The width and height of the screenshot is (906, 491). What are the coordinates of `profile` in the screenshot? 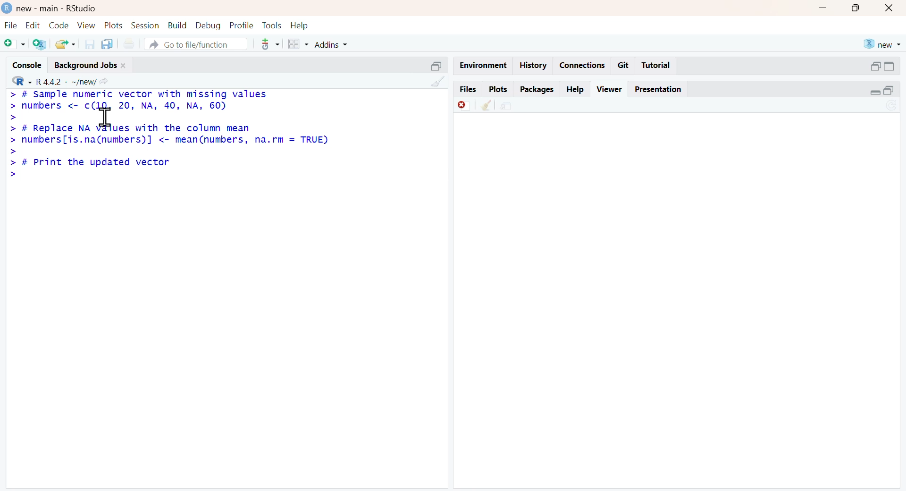 It's located at (243, 25).